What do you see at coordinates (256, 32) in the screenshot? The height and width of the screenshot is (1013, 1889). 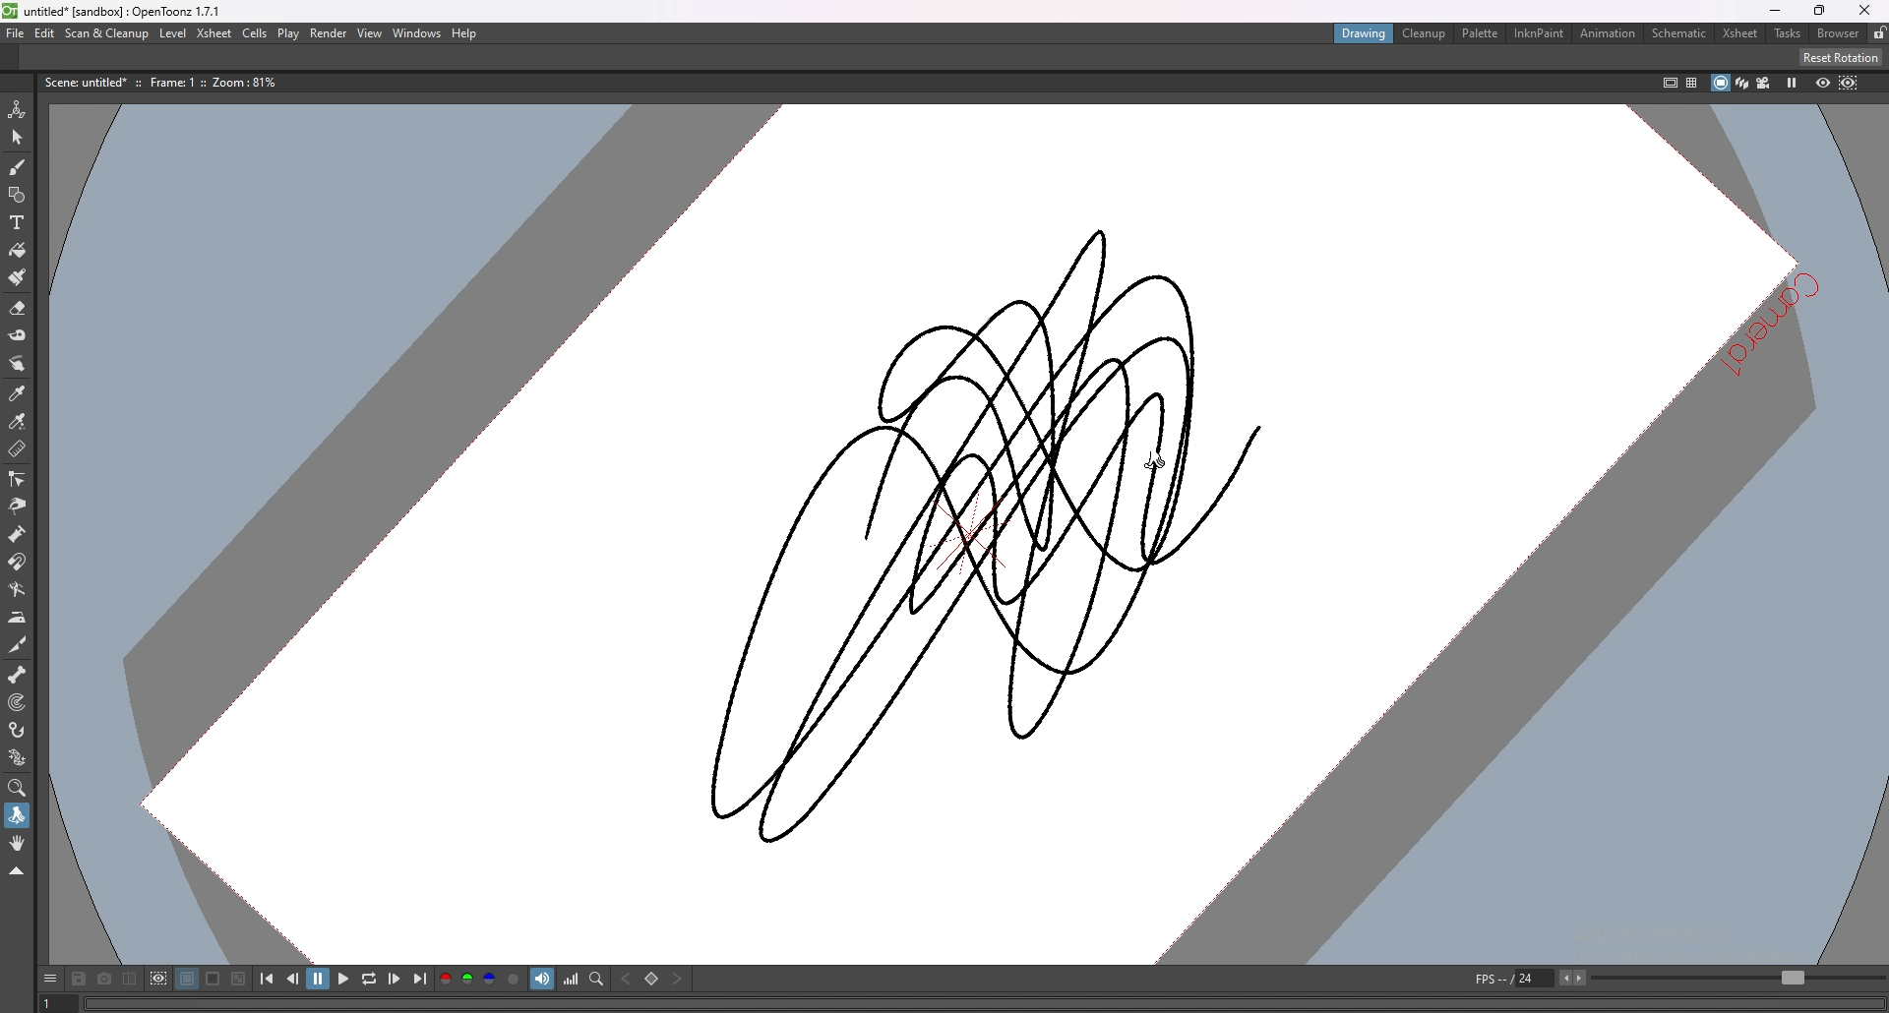 I see `cells` at bounding box center [256, 32].